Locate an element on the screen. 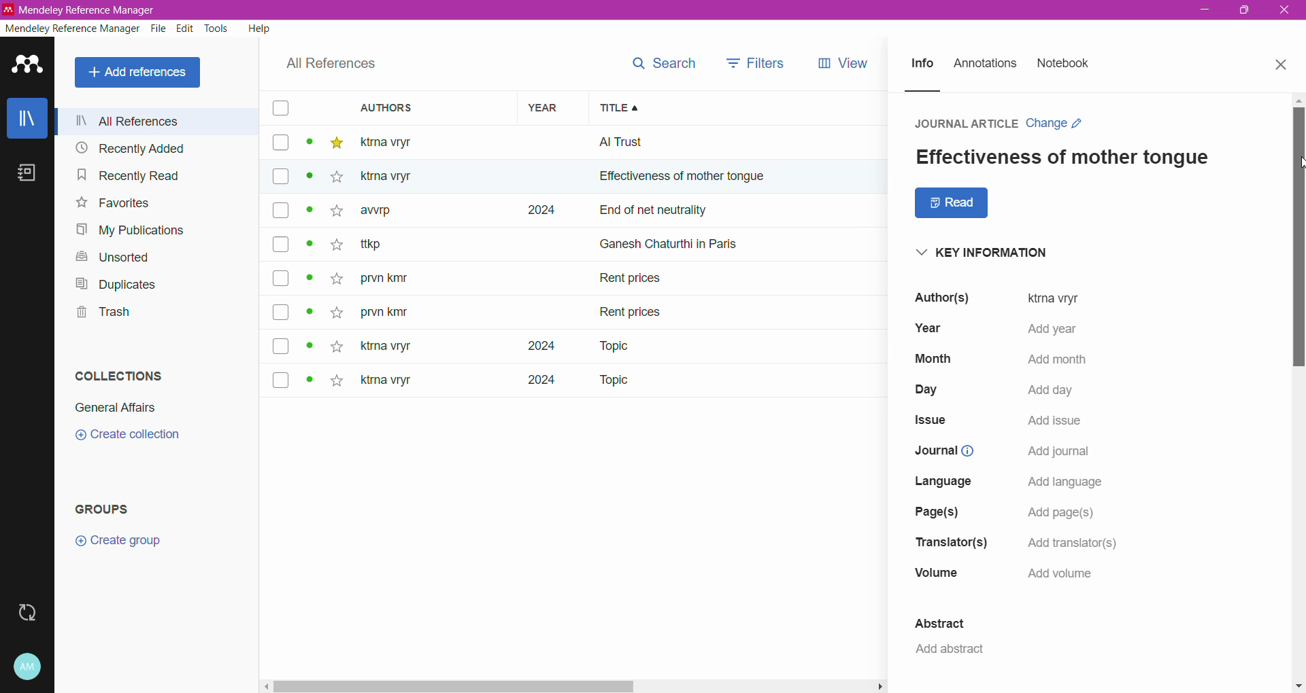 The width and height of the screenshot is (1306, 693). dot  is located at coordinates (311, 247).